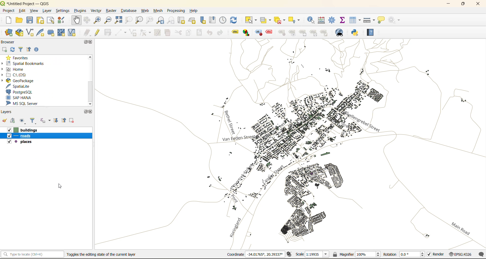 This screenshot has width=486, height=259. I want to click on digitize, so click(120, 32).